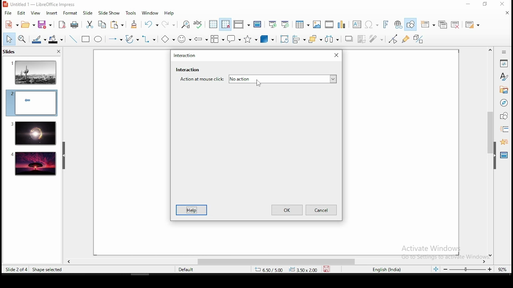  What do you see at coordinates (170, 23) in the screenshot?
I see `redo` at bounding box center [170, 23].